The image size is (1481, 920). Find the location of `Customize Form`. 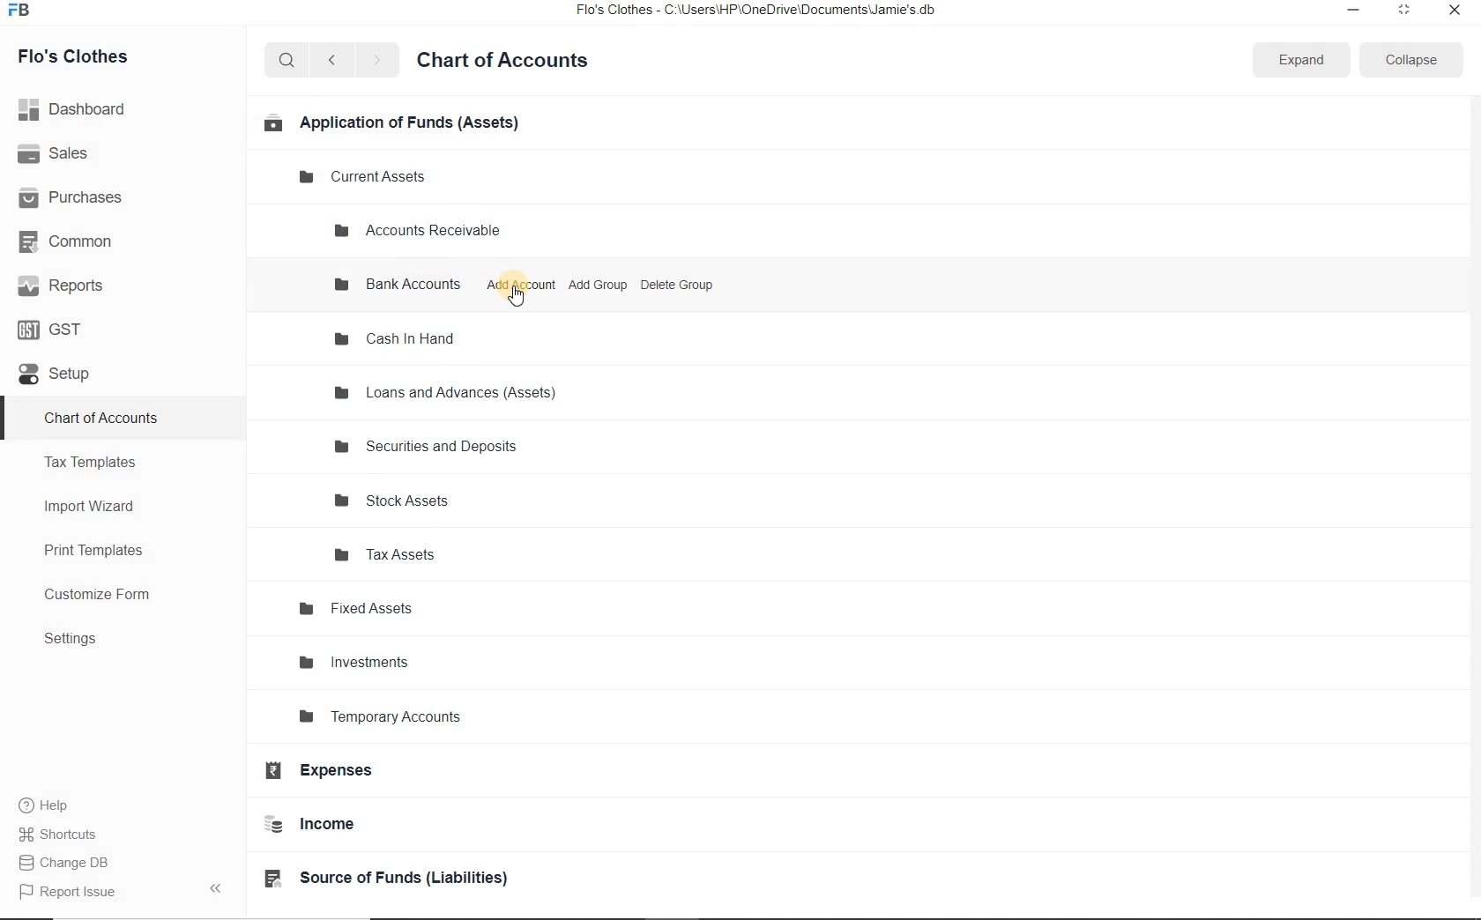

Customize Form is located at coordinates (105, 596).